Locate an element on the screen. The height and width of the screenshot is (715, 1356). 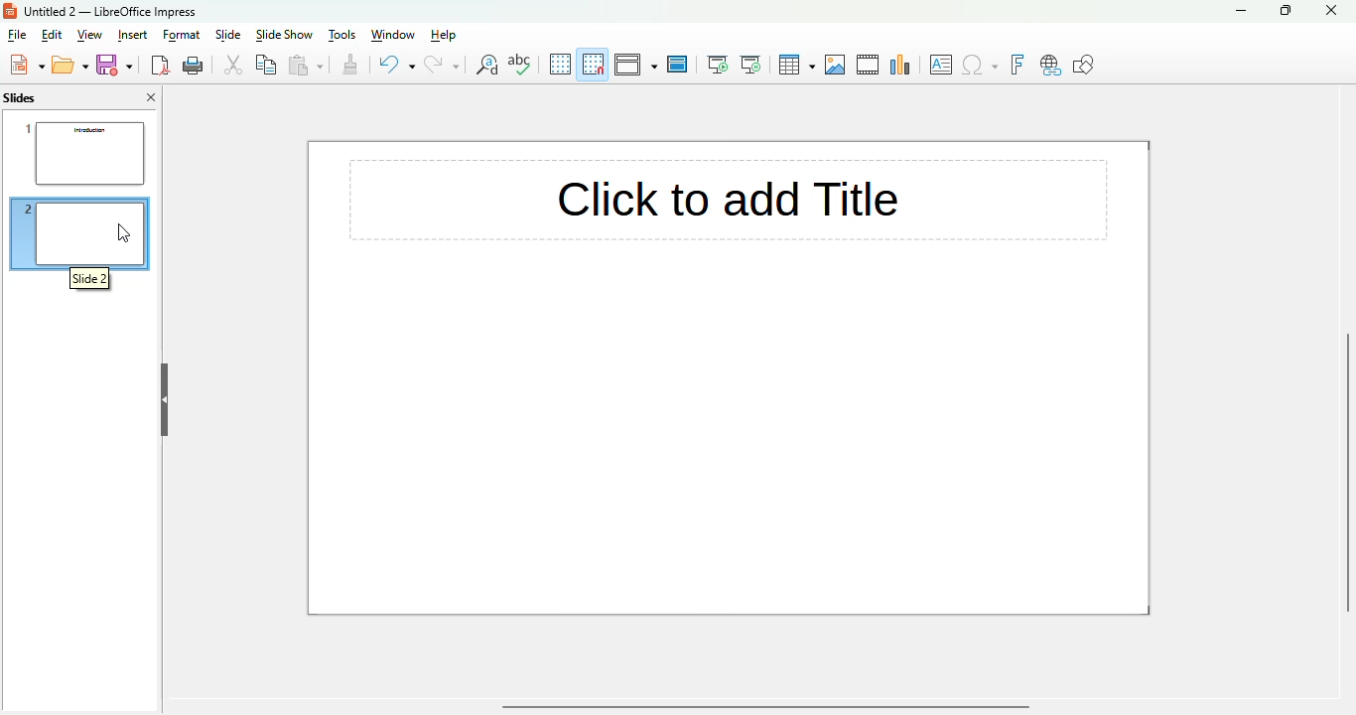
display views is located at coordinates (636, 64).